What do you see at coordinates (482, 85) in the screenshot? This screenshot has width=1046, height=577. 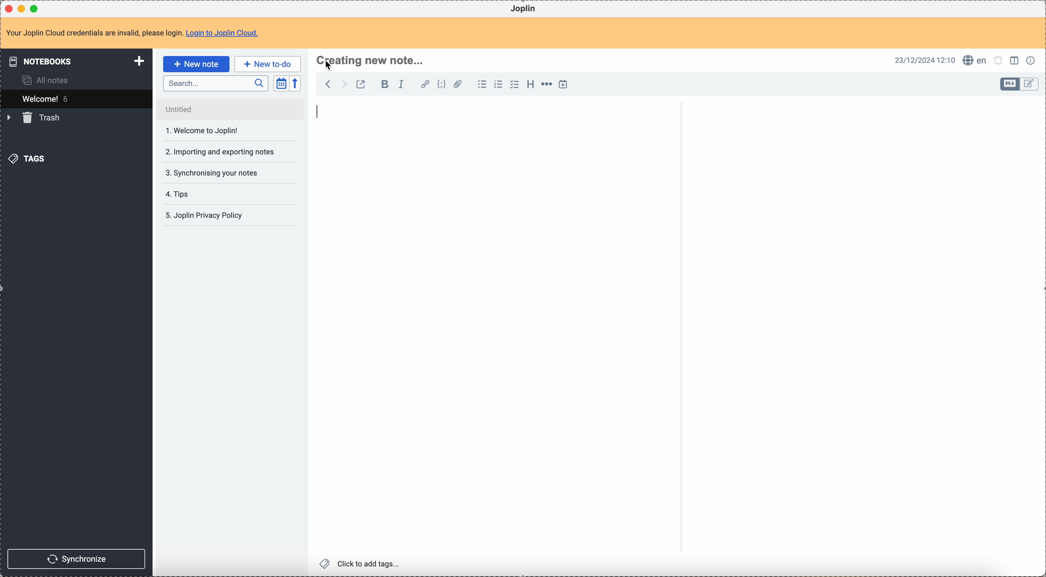 I see `bulleted list` at bounding box center [482, 85].